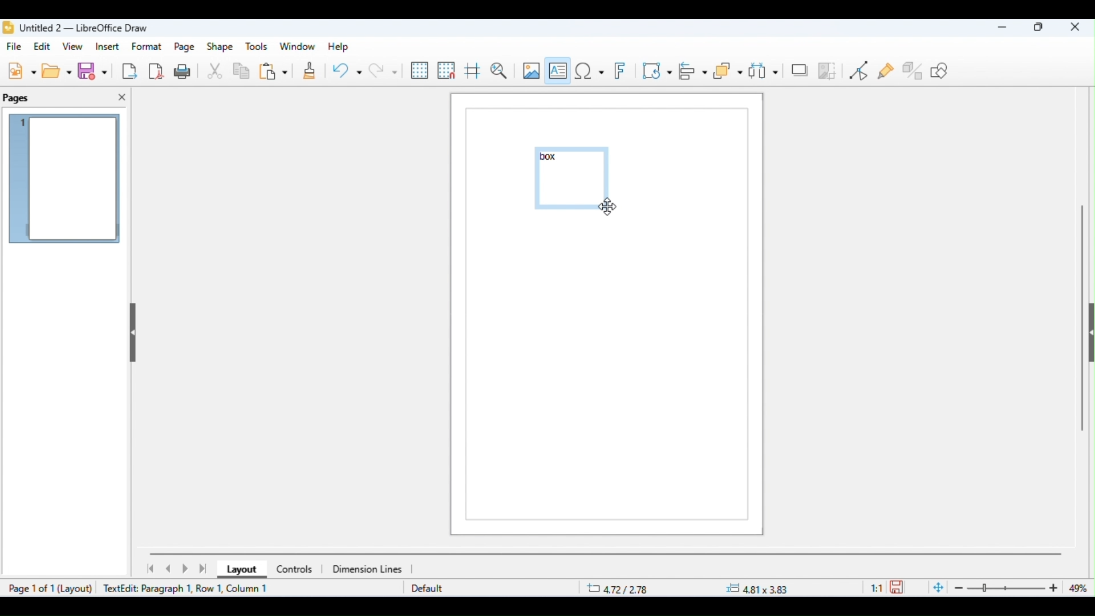 The image size is (1095, 616). What do you see at coordinates (499, 71) in the screenshot?
I see `zoom and pan` at bounding box center [499, 71].